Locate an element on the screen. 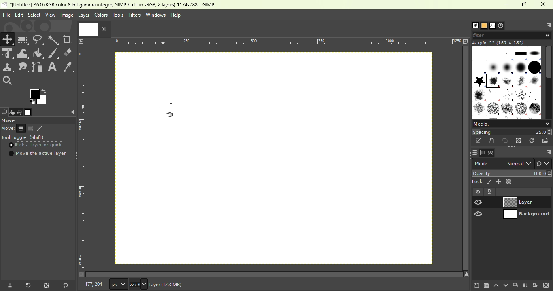 The image size is (553, 291). Lock position and size is located at coordinates (498, 182).